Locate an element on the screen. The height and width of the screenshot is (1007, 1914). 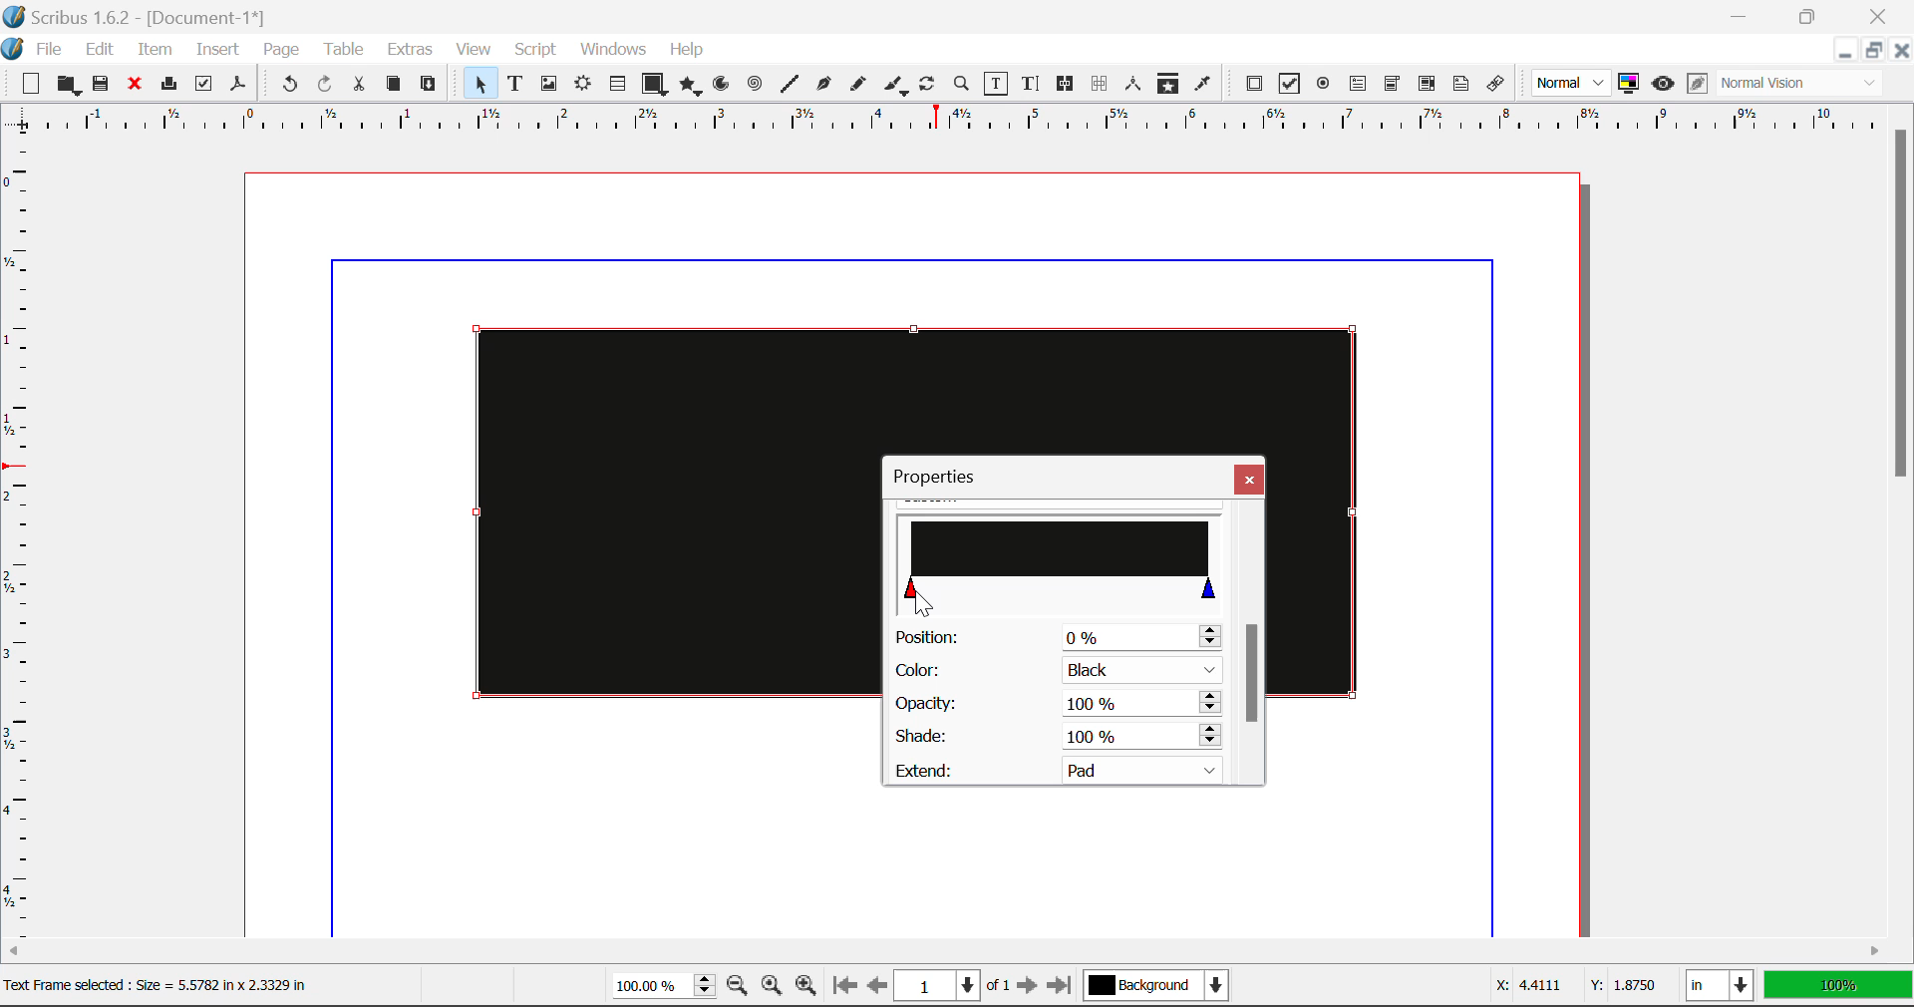
Vertical Page Margins is located at coordinates (956, 126).